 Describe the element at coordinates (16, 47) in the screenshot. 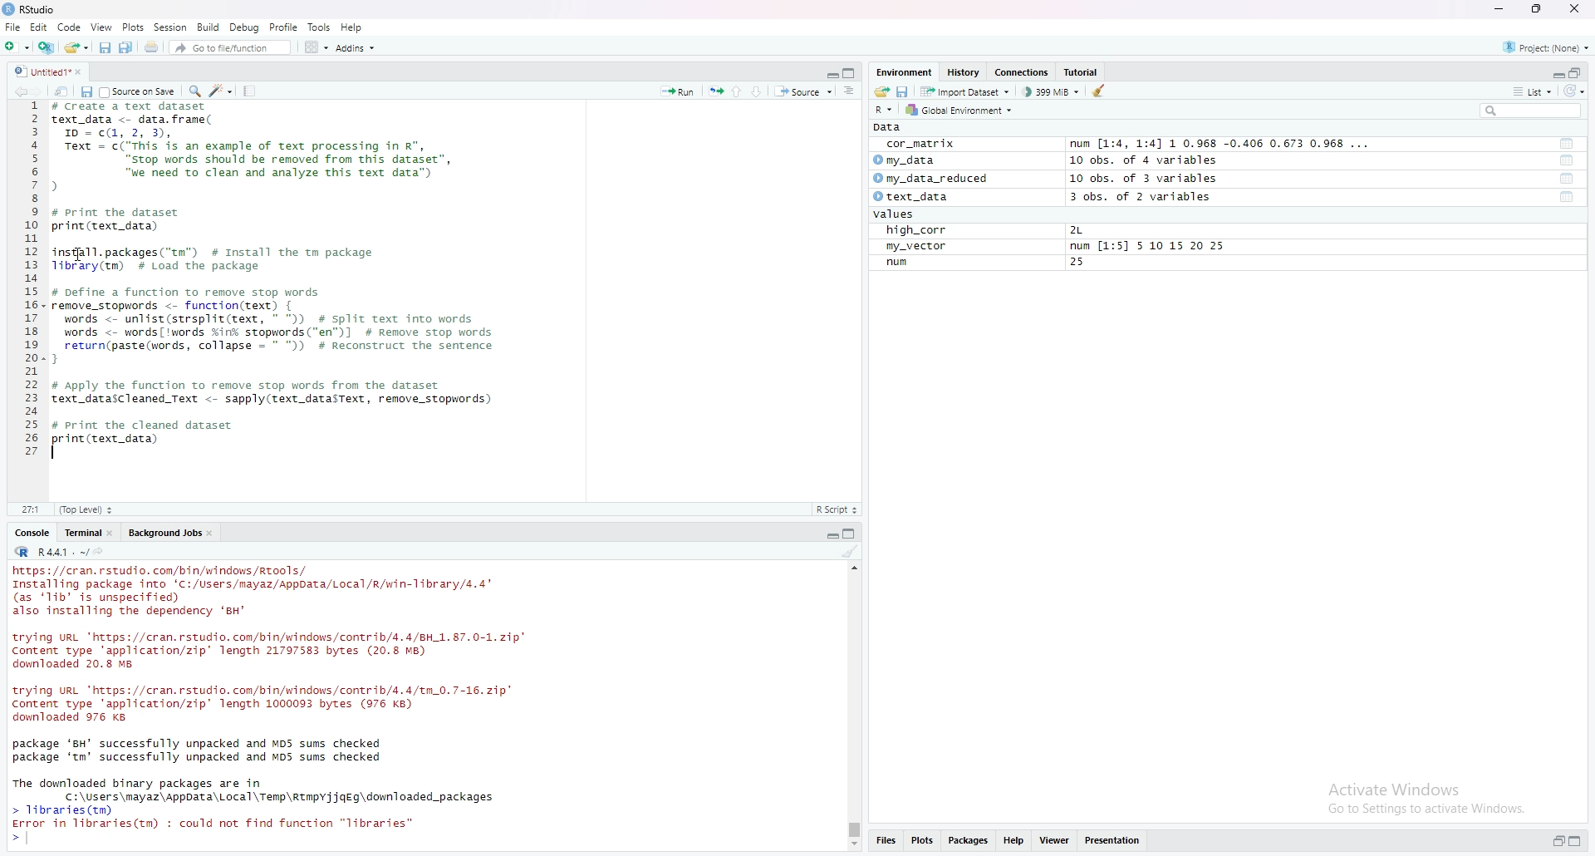

I see `new file` at that location.